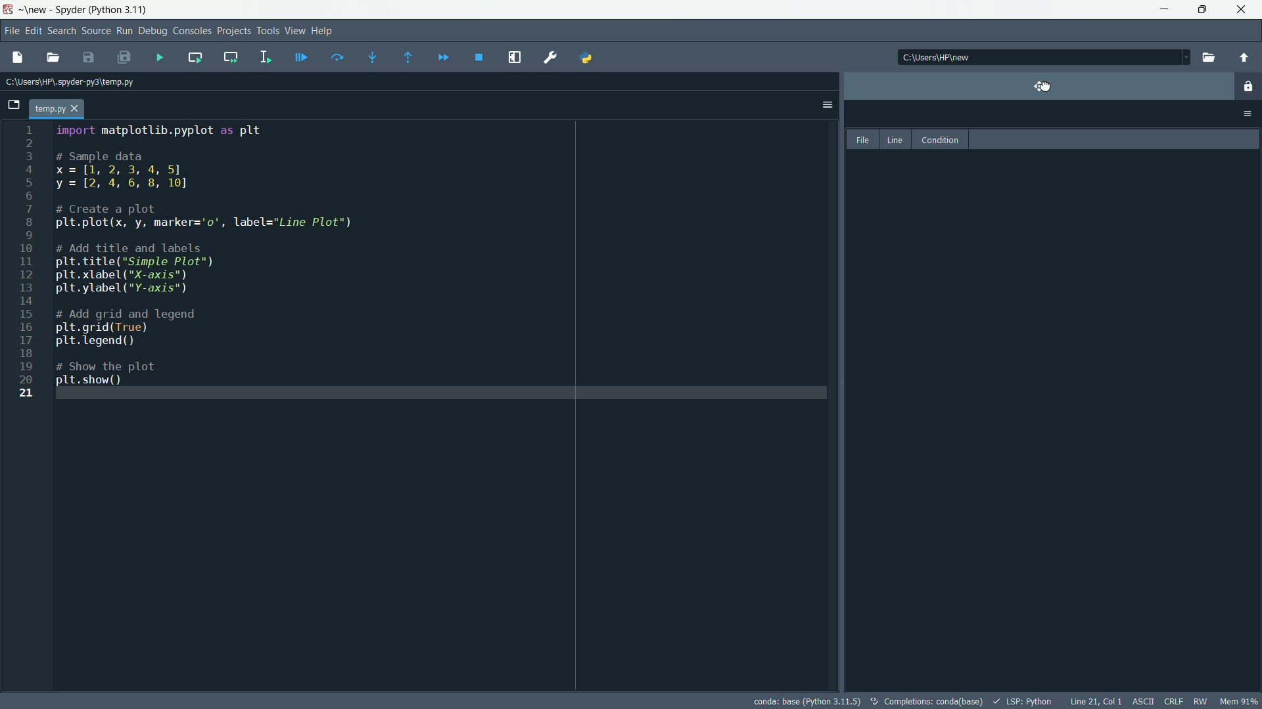 The height and width of the screenshot is (709, 1262). I want to click on python 3.11, so click(121, 9).